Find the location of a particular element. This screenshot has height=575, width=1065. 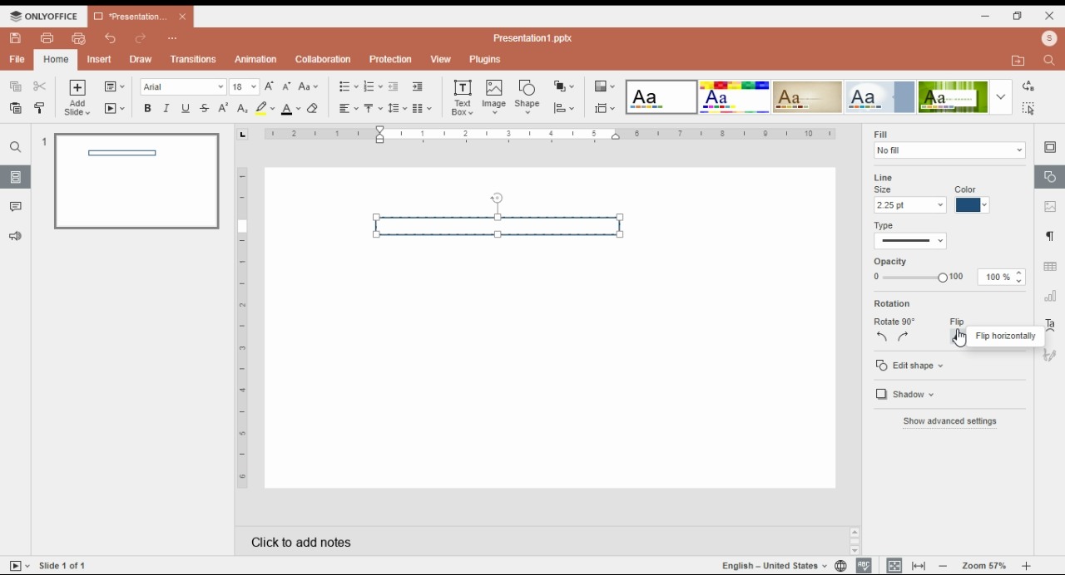

copy style is located at coordinates (39, 107).